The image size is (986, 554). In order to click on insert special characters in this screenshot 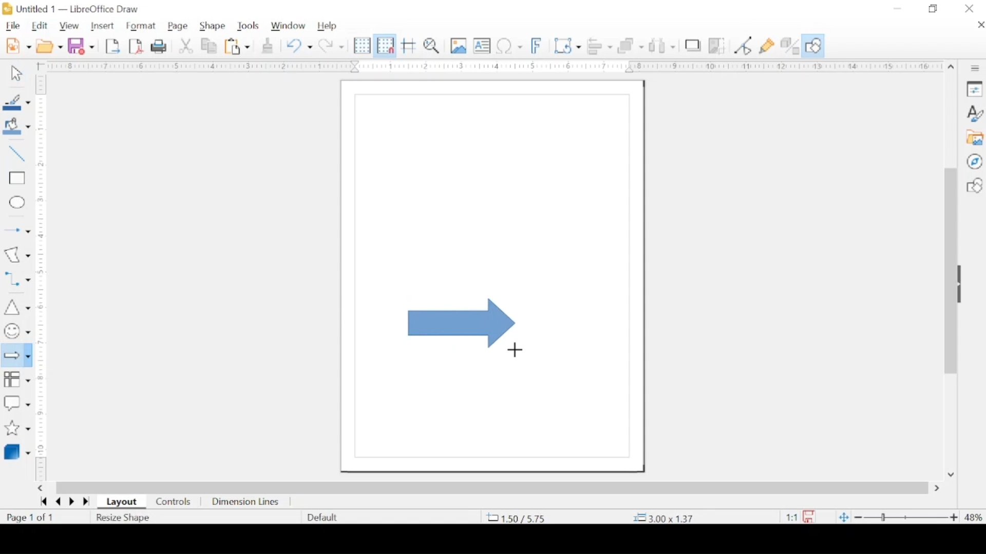, I will do `click(509, 46)`.